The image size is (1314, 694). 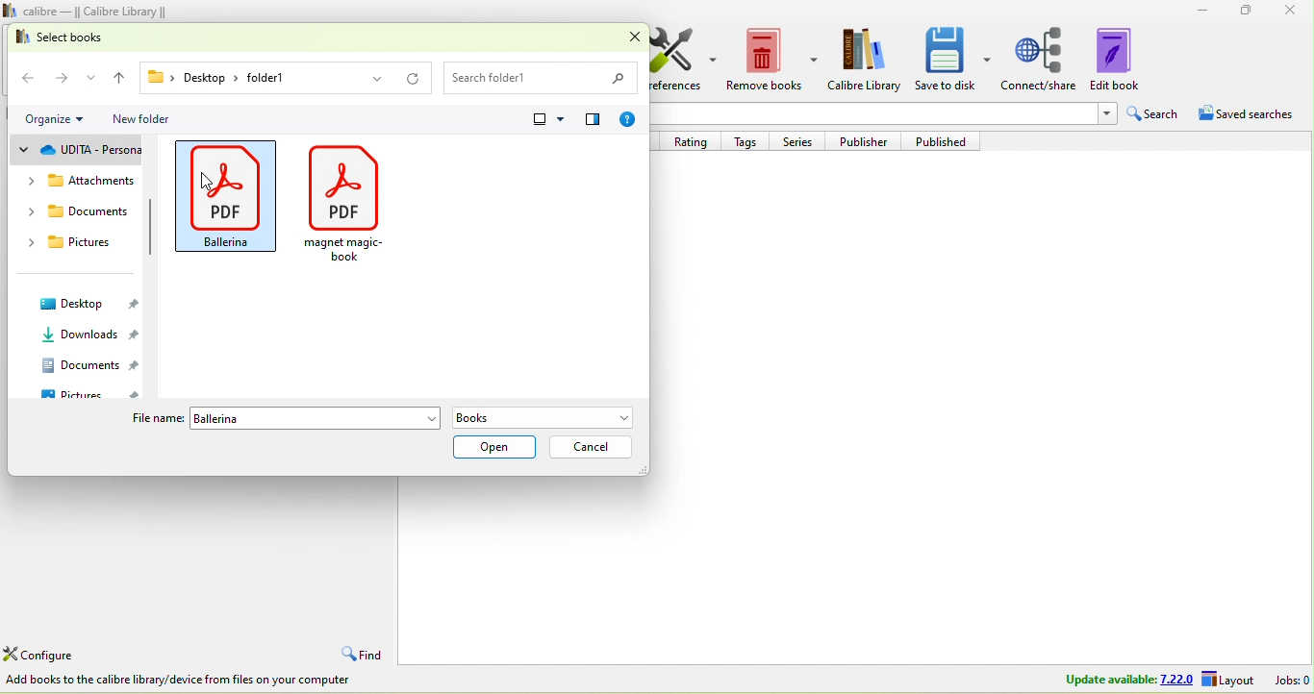 What do you see at coordinates (1289, 680) in the screenshot?
I see `jobs 0` at bounding box center [1289, 680].